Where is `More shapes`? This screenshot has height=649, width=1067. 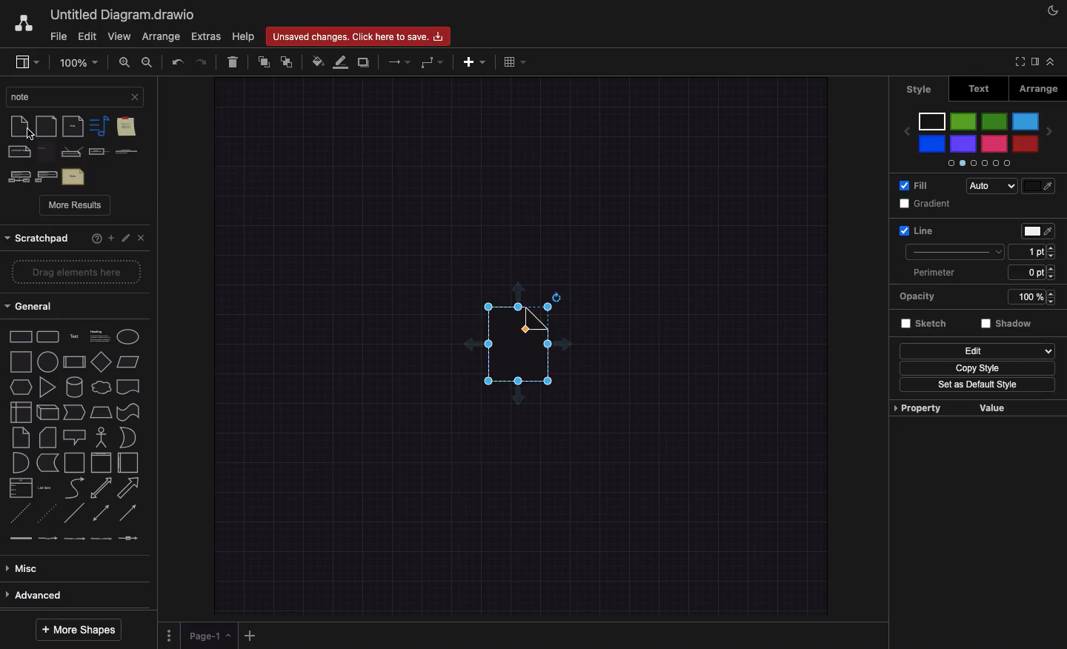 More shapes is located at coordinates (84, 630).